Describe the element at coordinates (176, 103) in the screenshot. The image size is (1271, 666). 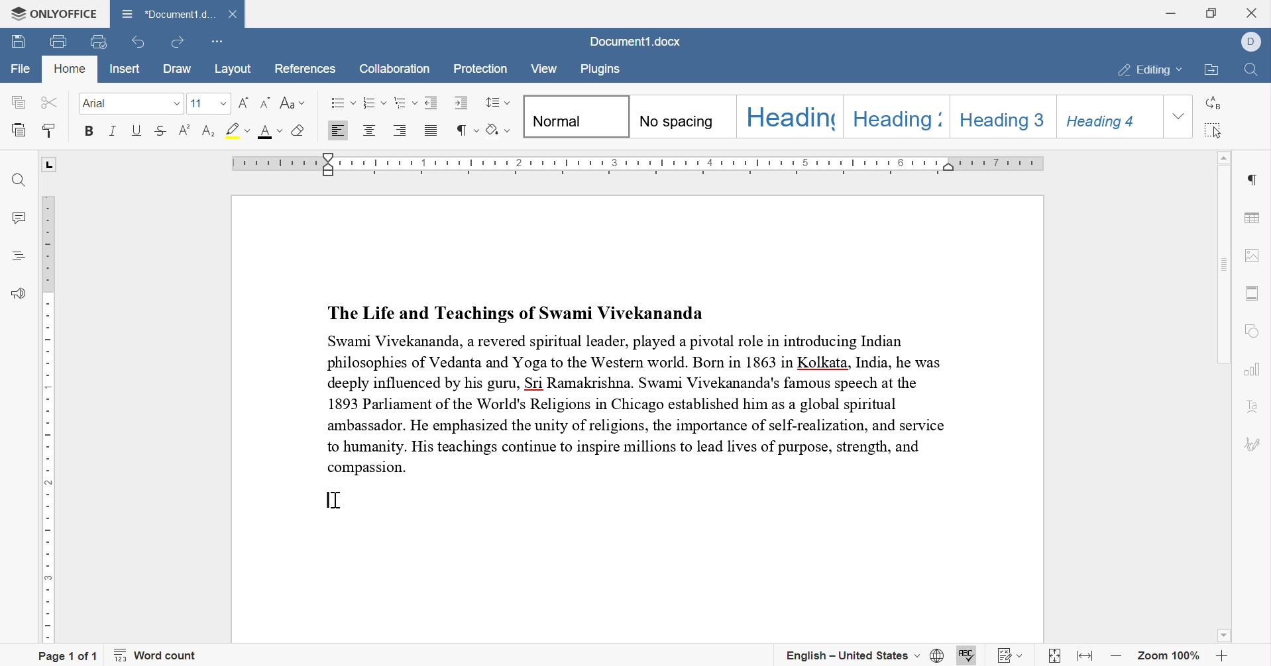
I see `drop down` at that location.